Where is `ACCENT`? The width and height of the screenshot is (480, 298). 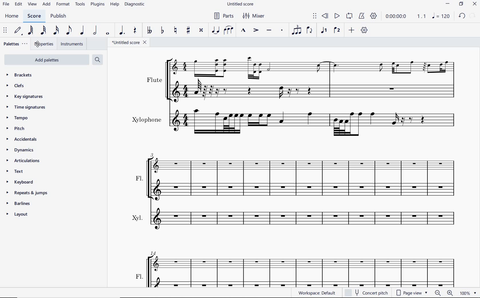
ACCENT is located at coordinates (256, 30).